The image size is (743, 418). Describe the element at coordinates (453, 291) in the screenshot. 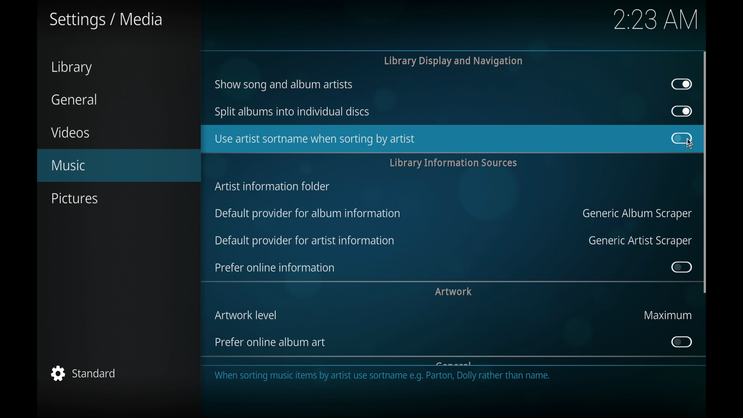

I see `artwork` at that location.